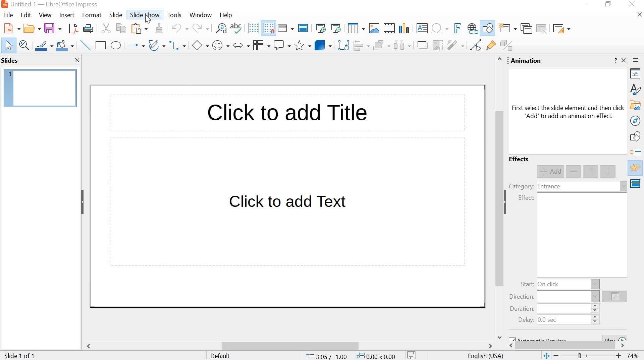 The height and width of the screenshot is (360, 644). I want to click on styles, so click(637, 89).